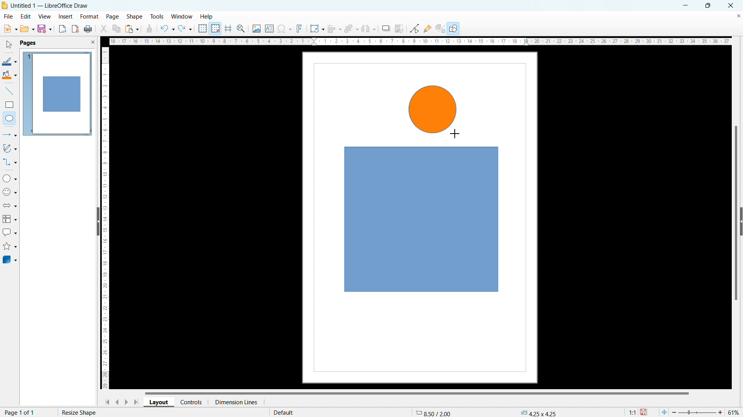 This screenshot has width=743, height=417. What do you see at coordinates (5, 5) in the screenshot?
I see `logo` at bounding box center [5, 5].